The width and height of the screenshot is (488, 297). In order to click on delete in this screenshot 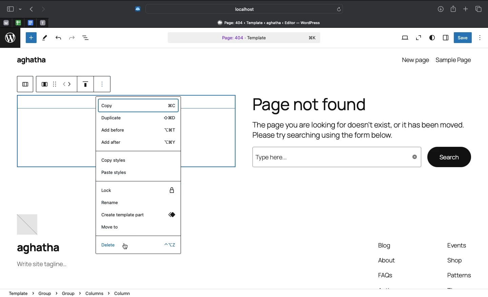, I will do `click(138, 245)`.